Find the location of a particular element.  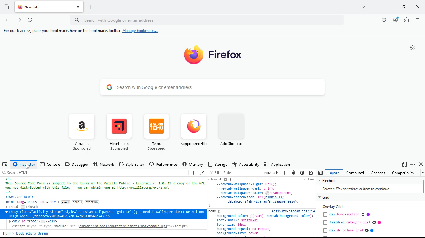

html > body.activity-stream is located at coordinates (26, 233).